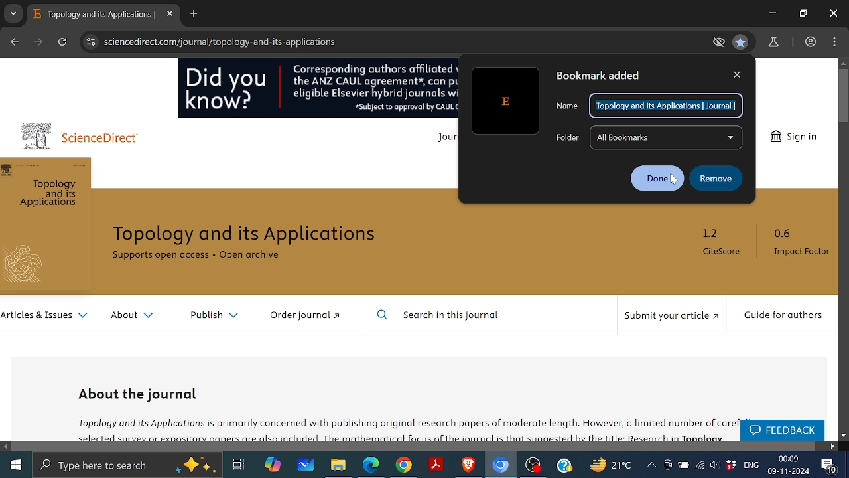 The width and height of the screenshot is (849, 478). Describe the element at coordinates (169, 14) in the screenshot. I see `Close current tab` at that location.